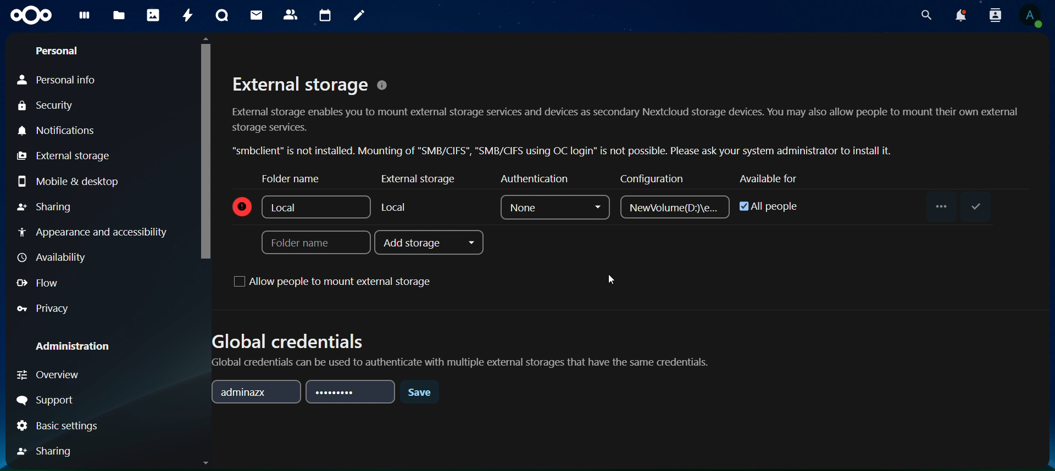 The height and width of the screenshot is (471, 1055). What do you see at coordinates (185, 16) in the screenshot?
I see `activity` at bounding box center [185, 16].